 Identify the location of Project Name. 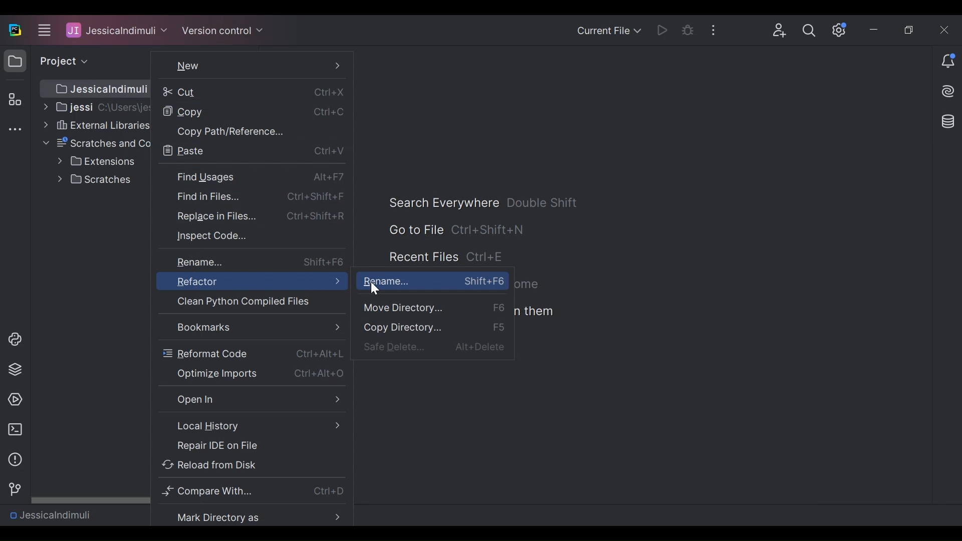
(50, 514).